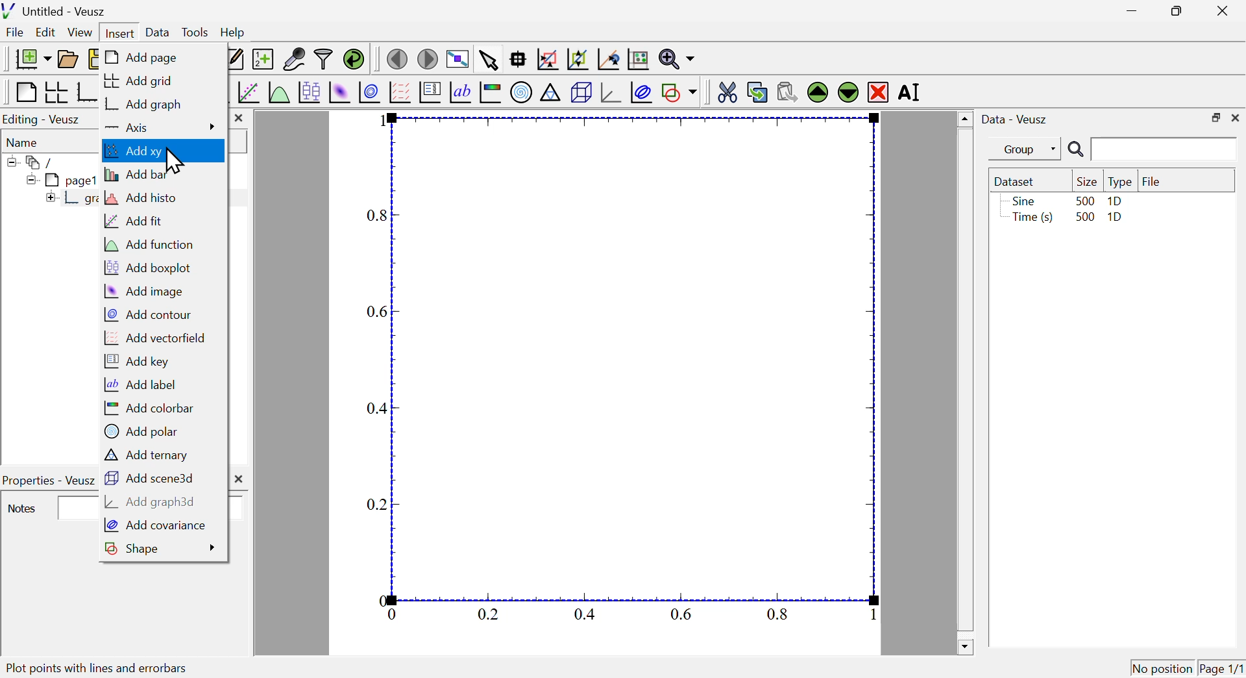 The image size is (1246, 678). Describe the element at coordinates (162, 127) in the screenshot. I see `Axis` at that location.